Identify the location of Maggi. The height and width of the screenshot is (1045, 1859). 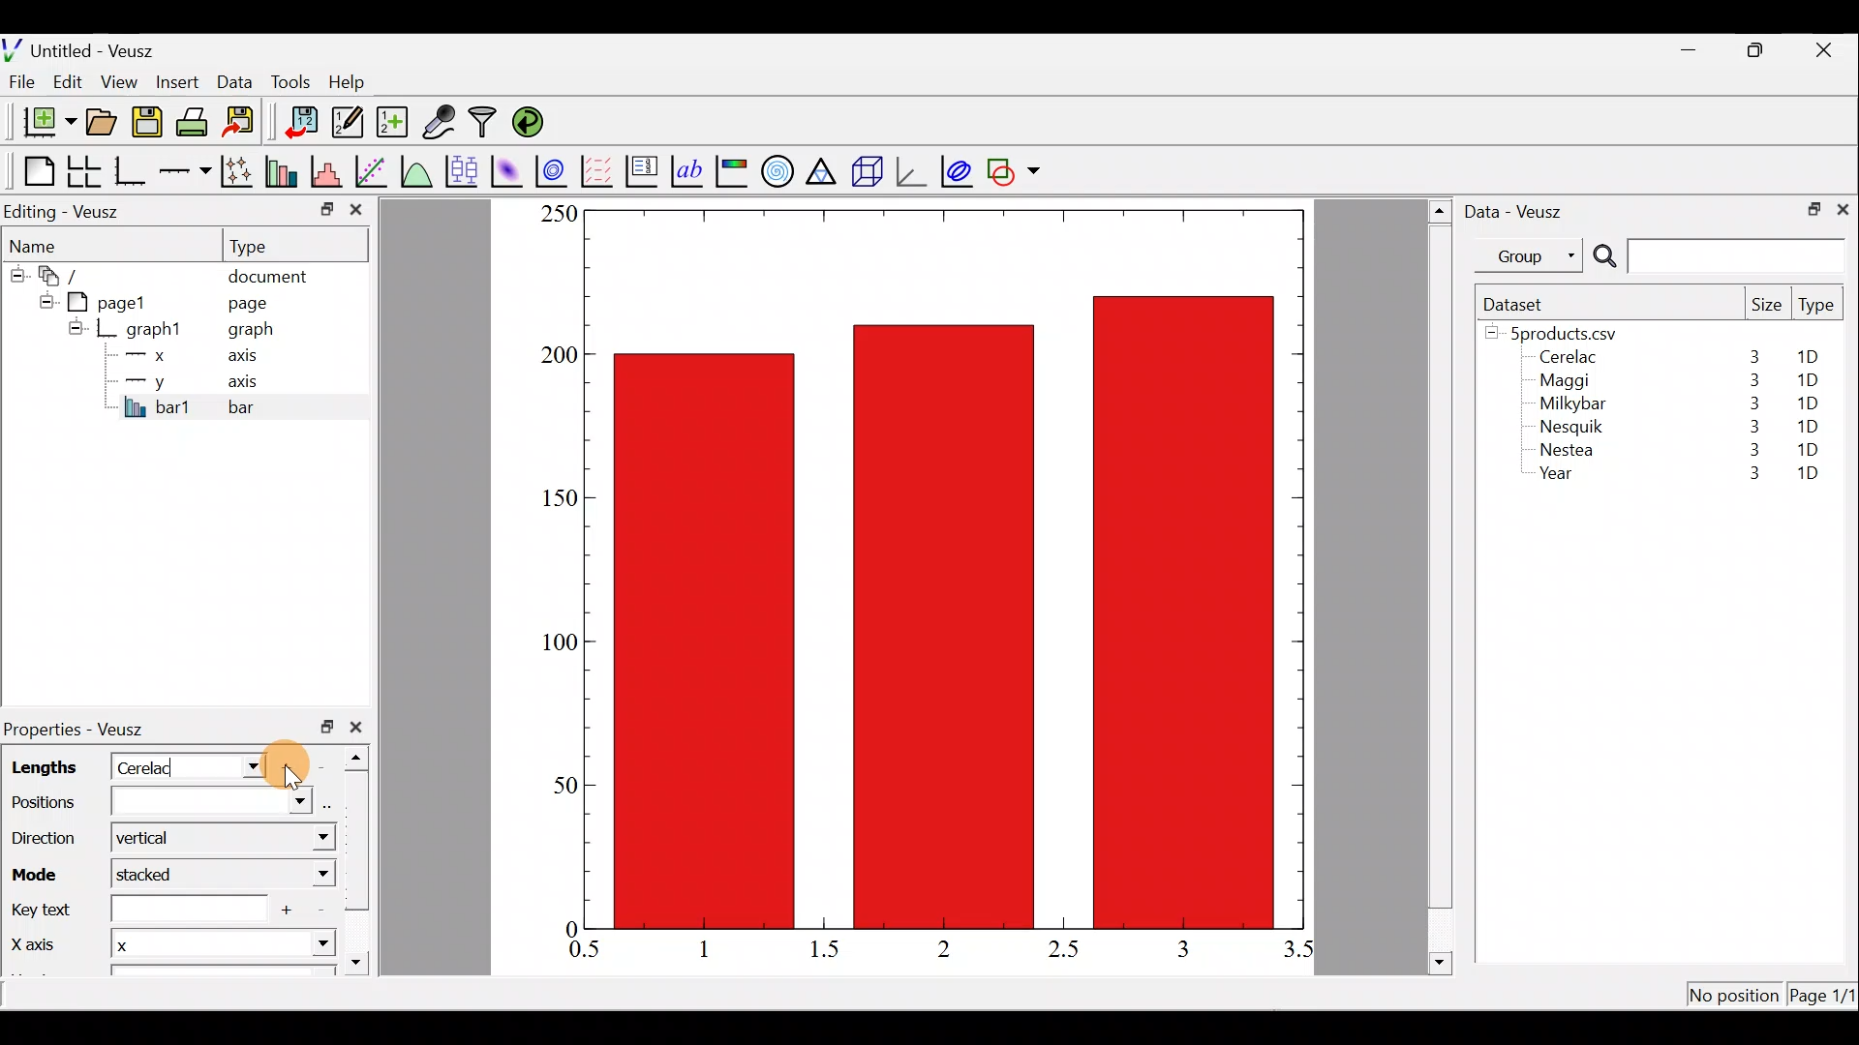
(1567, 383).